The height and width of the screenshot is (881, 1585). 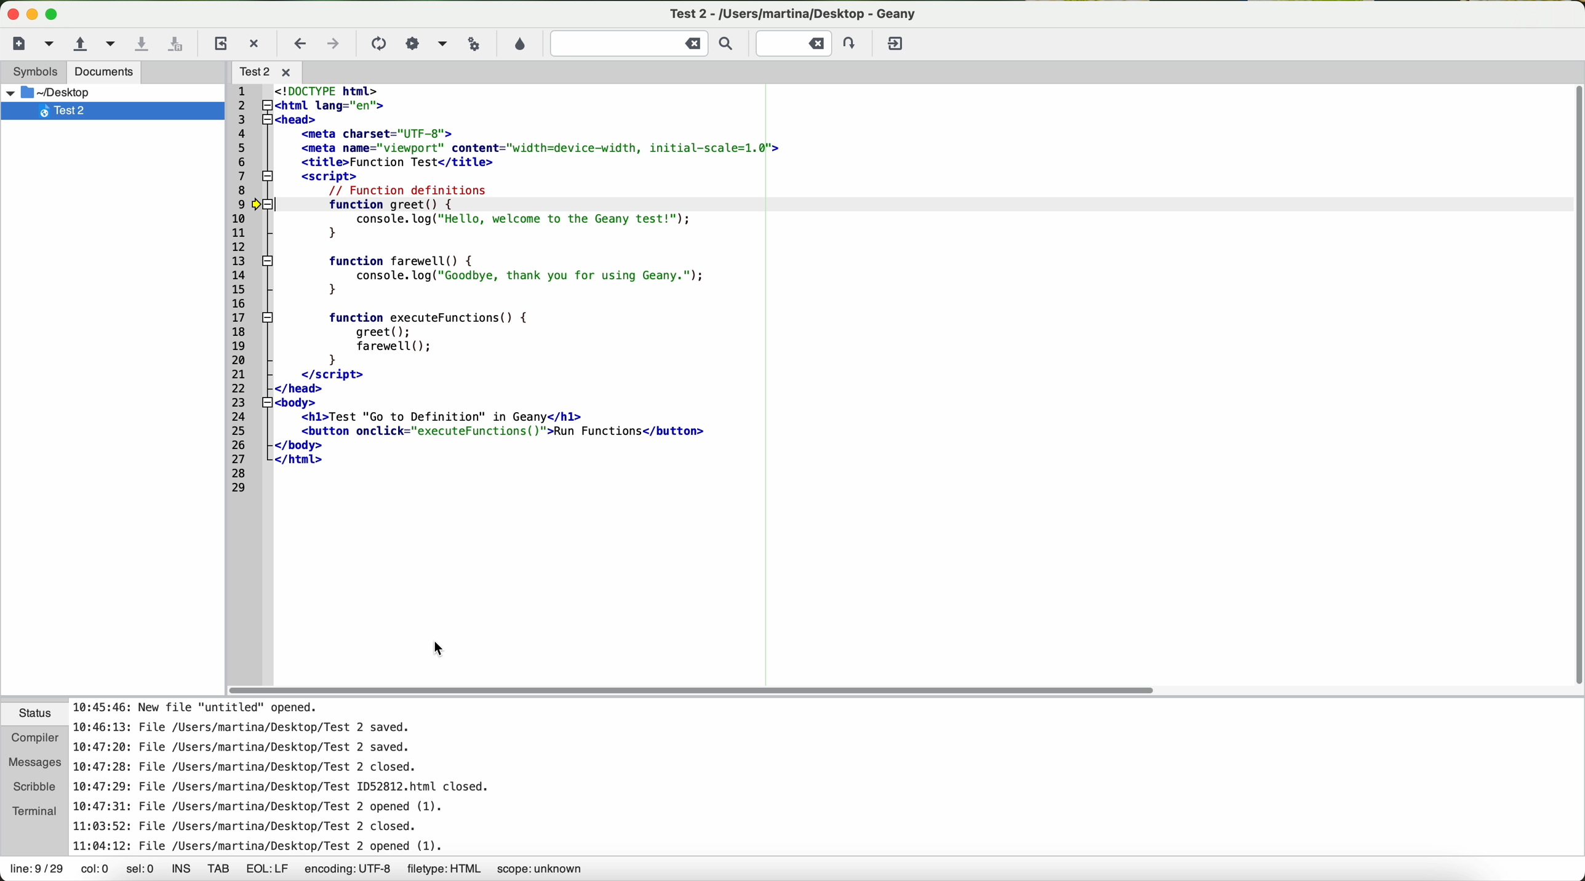 I want to click on open an existing file, so click(x=79, y=46).